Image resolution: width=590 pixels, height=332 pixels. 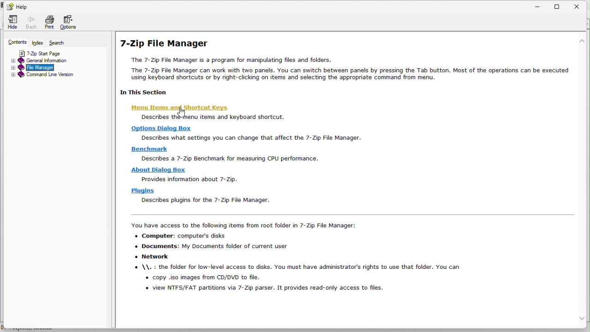 I want to click on Describes what settings you can change that affect the 7-zip File Manager, so click(x=249, y=138).